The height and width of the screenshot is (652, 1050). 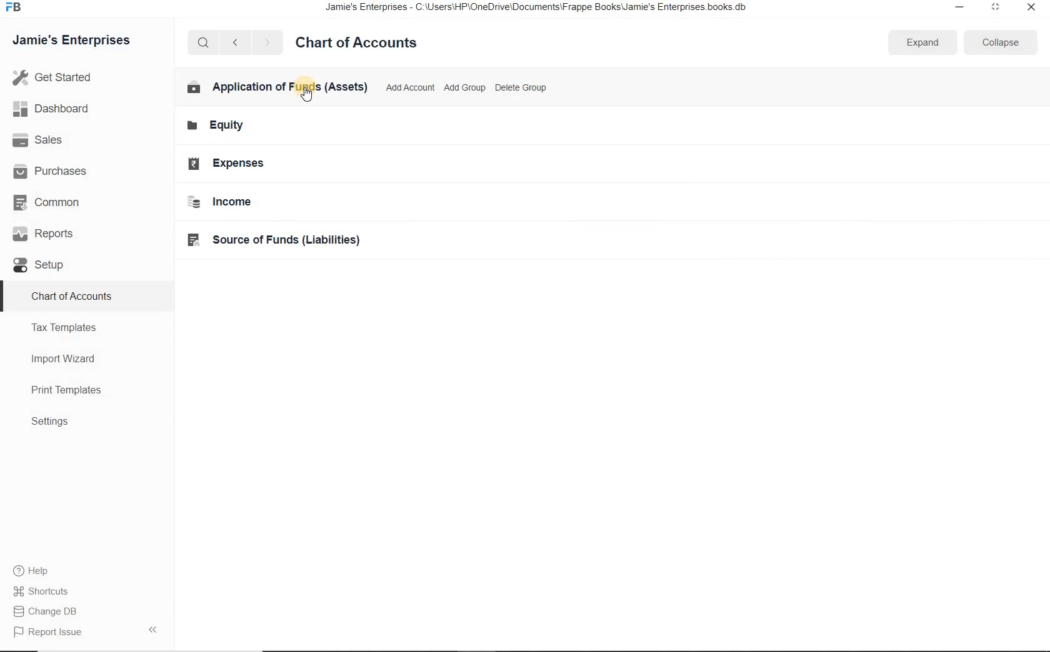 What do you see at coordinates (268, 42) in the screenshot?
I see `forward` at bounding box center [268, 42].